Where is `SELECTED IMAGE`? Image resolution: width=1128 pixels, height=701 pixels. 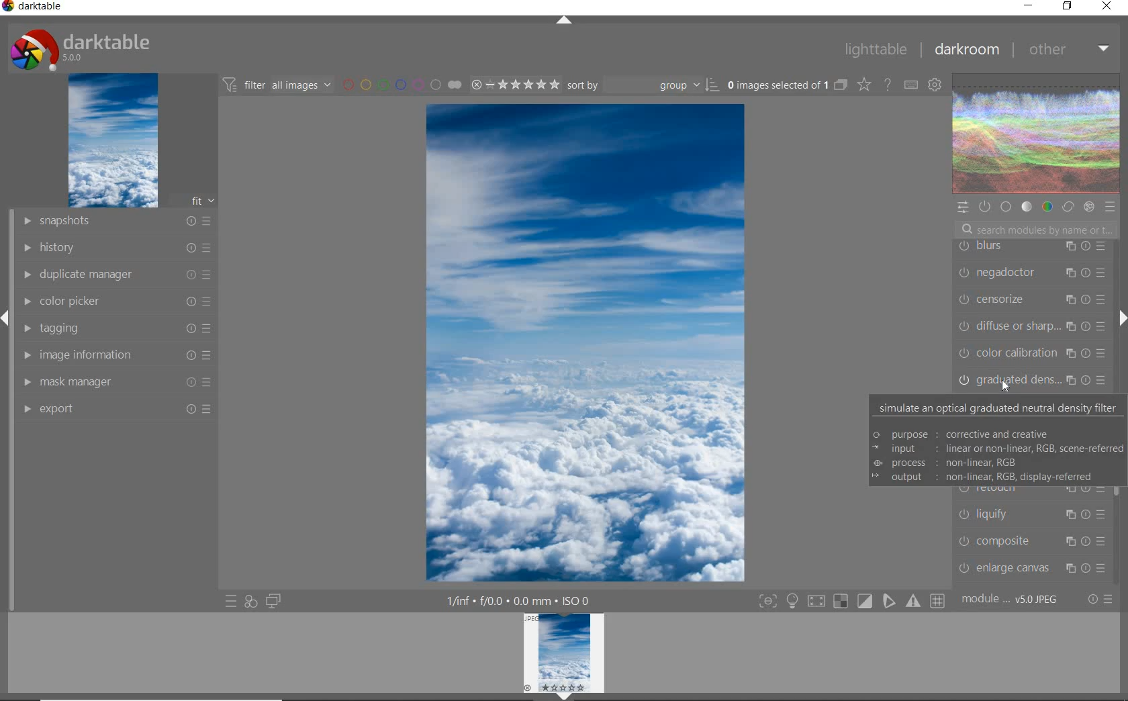 SELECTED IMAGE is located at coordinates (585, 342).